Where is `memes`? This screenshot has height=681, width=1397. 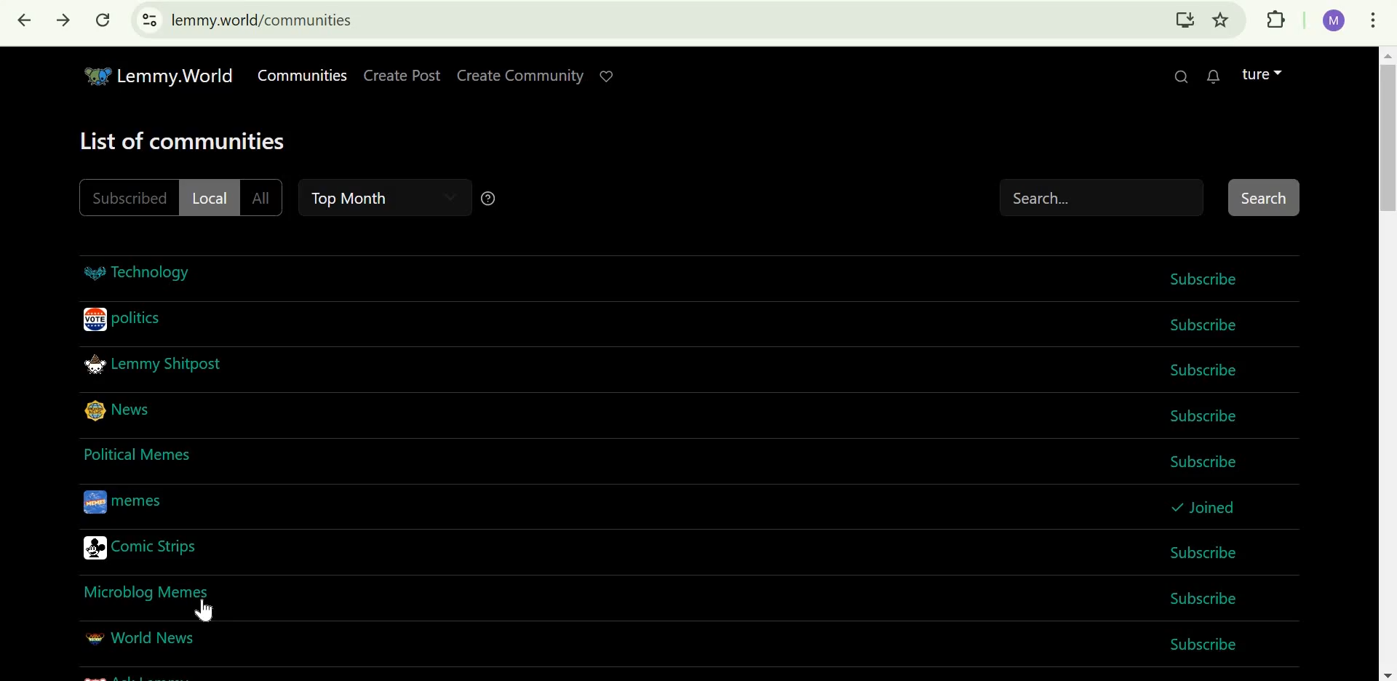
memes is located at coordinates (127, 501).